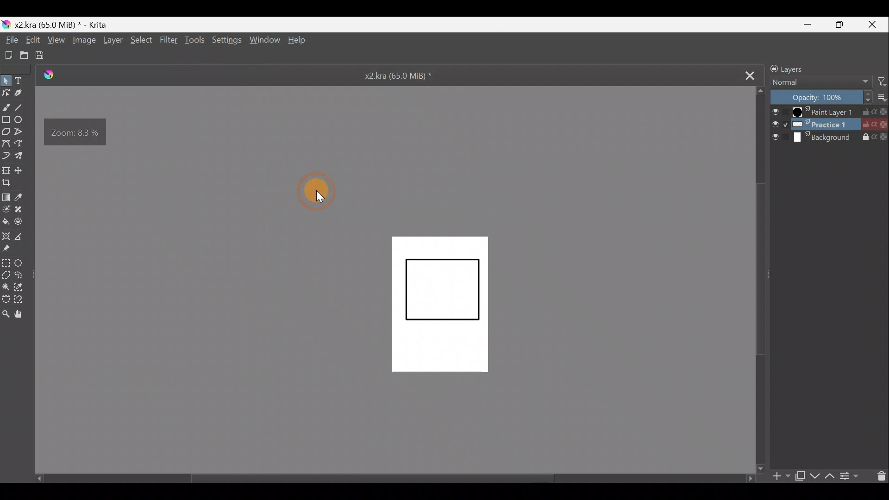  I want to click on Layer 2, so click(829, 124).